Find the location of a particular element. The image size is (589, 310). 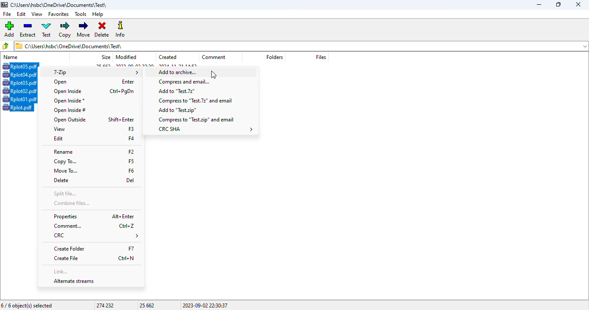

delete is located at coordinates (94, 180).